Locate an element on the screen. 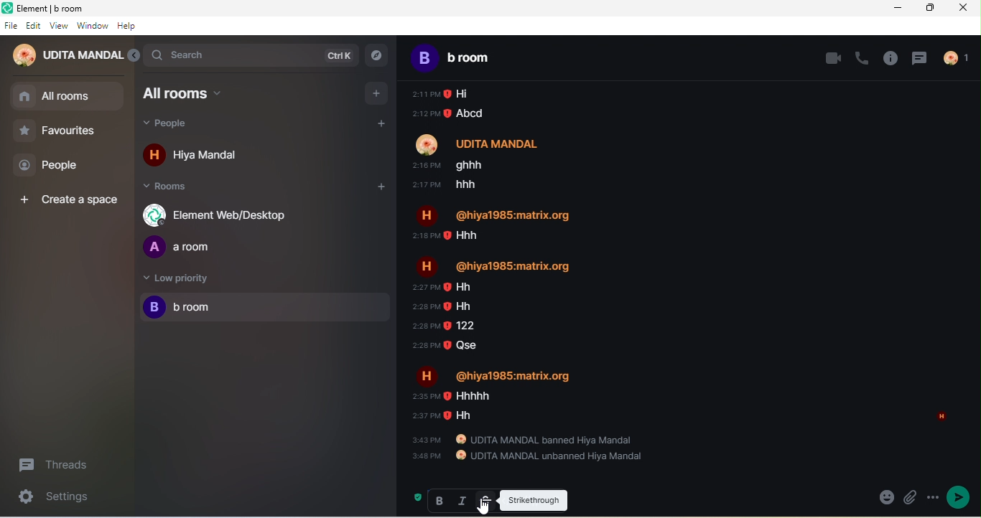 Image resolution: width=981 pixels, height=518 pixels. add people is located at coordinates (385, 126).